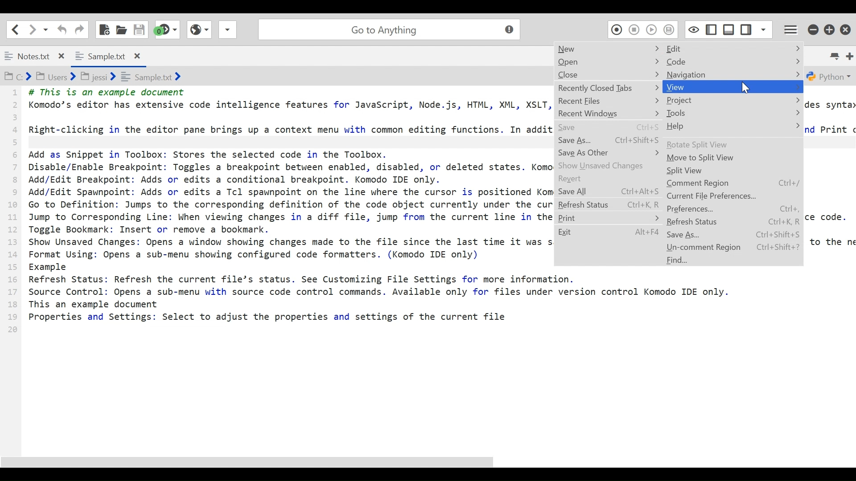 Image resolution: width=856 pixels, height=481 pixels. Describe the element at coordinates (608, 102) in the screenshot. I see `Recent Files` at that location.